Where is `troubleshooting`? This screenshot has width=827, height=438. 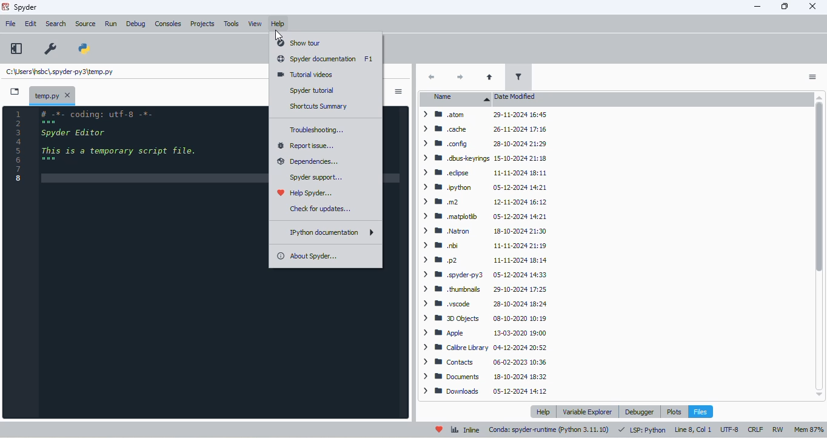
troubleshooting is located at coordinates (317, 130).